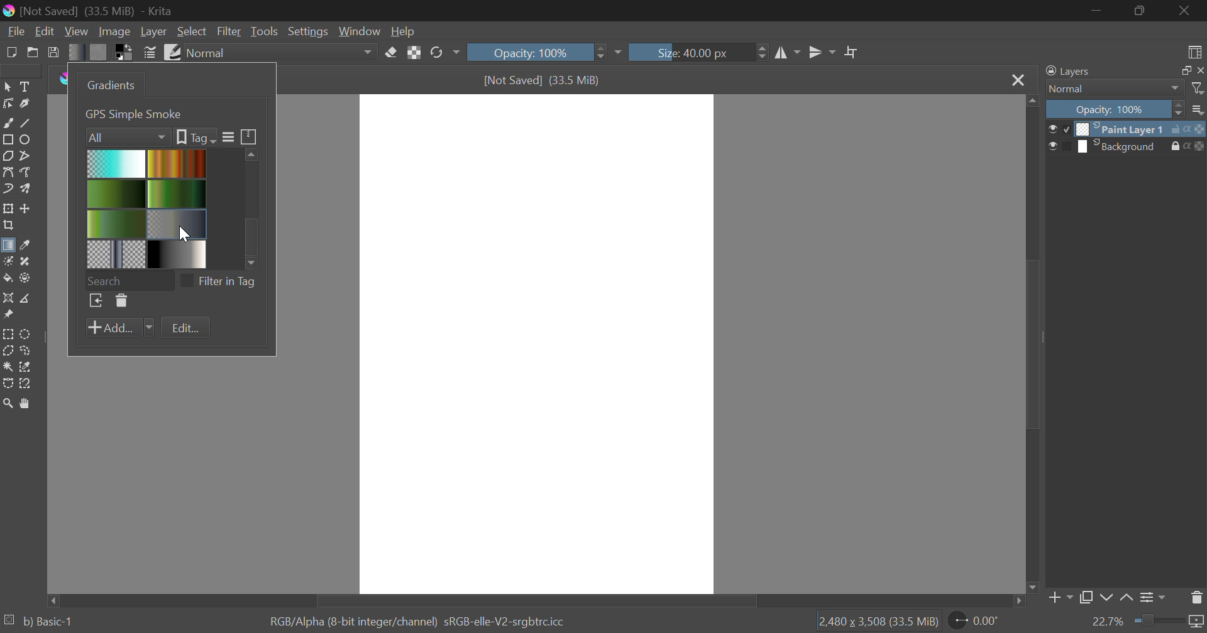 Image resolution: width=1207 pixels, height=633 pixels. What do you see at coordinates (8, 278) in the screenshot?
I see `Fill` at bounding box center [8, 278].